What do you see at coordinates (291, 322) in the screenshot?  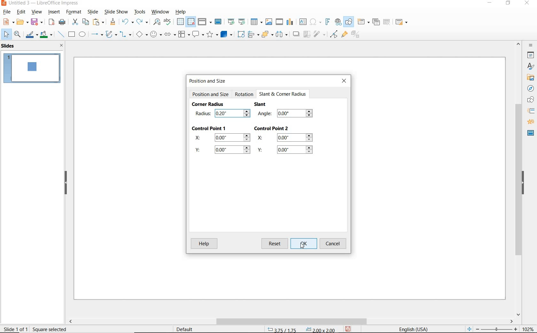 I see `scrollbar` at bounding box center [291, 322].